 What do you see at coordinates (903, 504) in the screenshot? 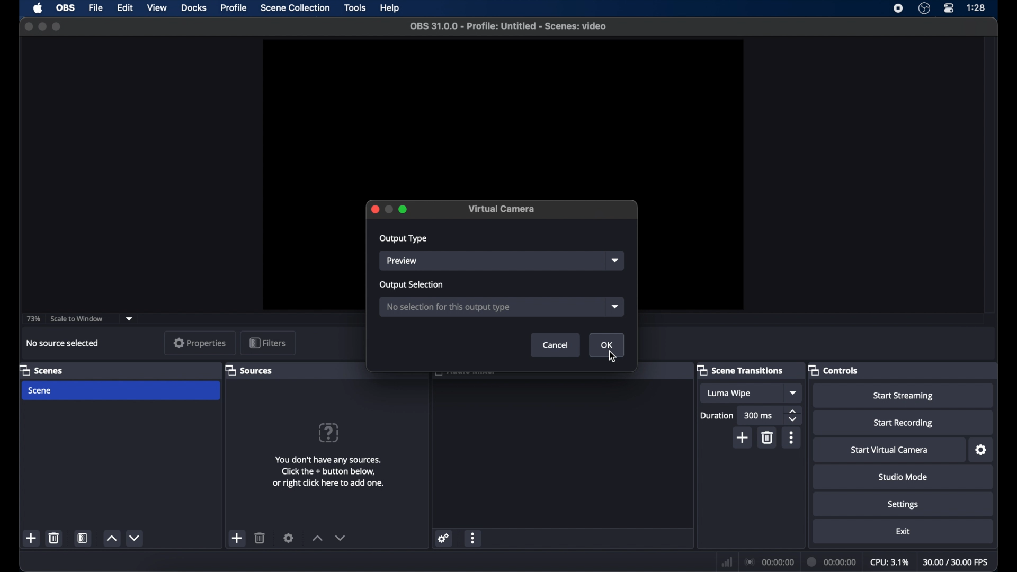
I see `settings` at bounding box center [903, 504].